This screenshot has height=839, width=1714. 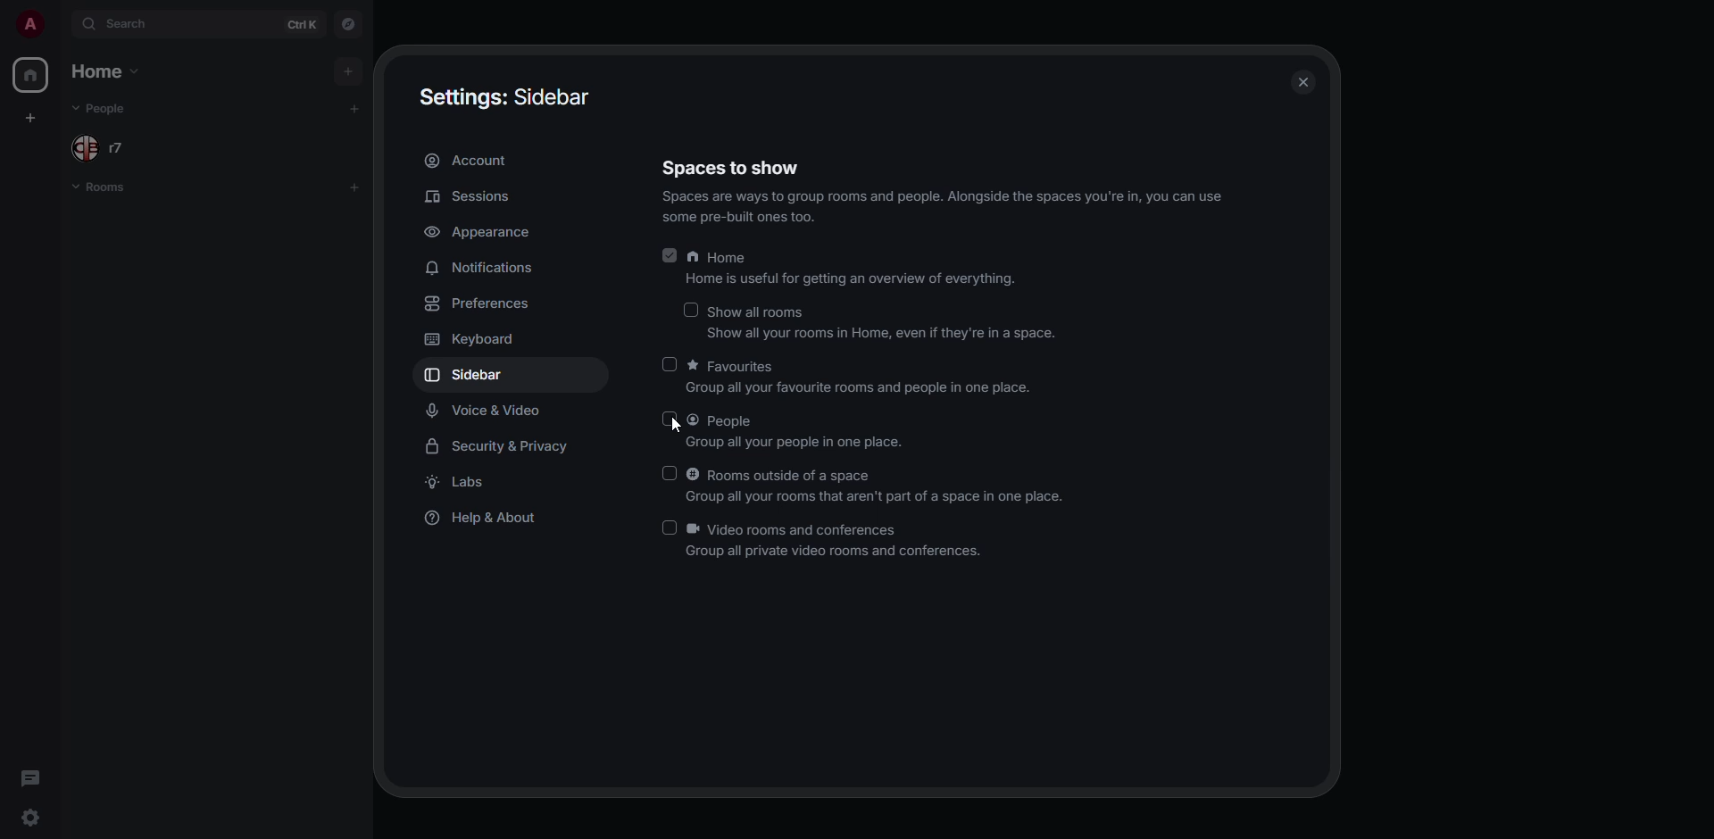 I want to click on sidebar, so click(x=482, y=377).